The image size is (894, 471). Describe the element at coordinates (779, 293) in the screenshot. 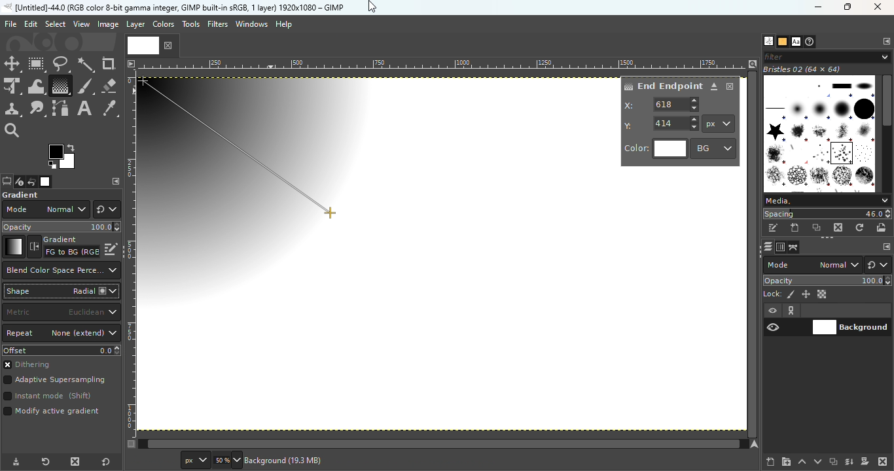

I see `Lock pixels` at that location.